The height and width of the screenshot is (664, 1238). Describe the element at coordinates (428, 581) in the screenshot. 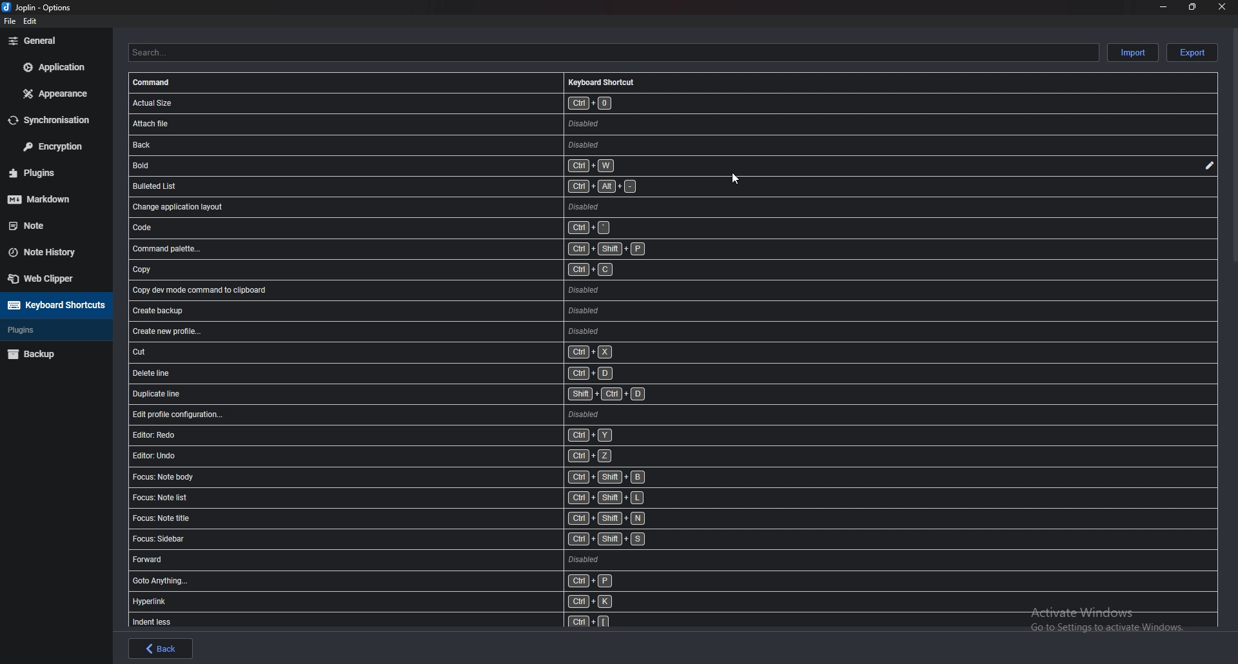

I see `shortcut` at that location.